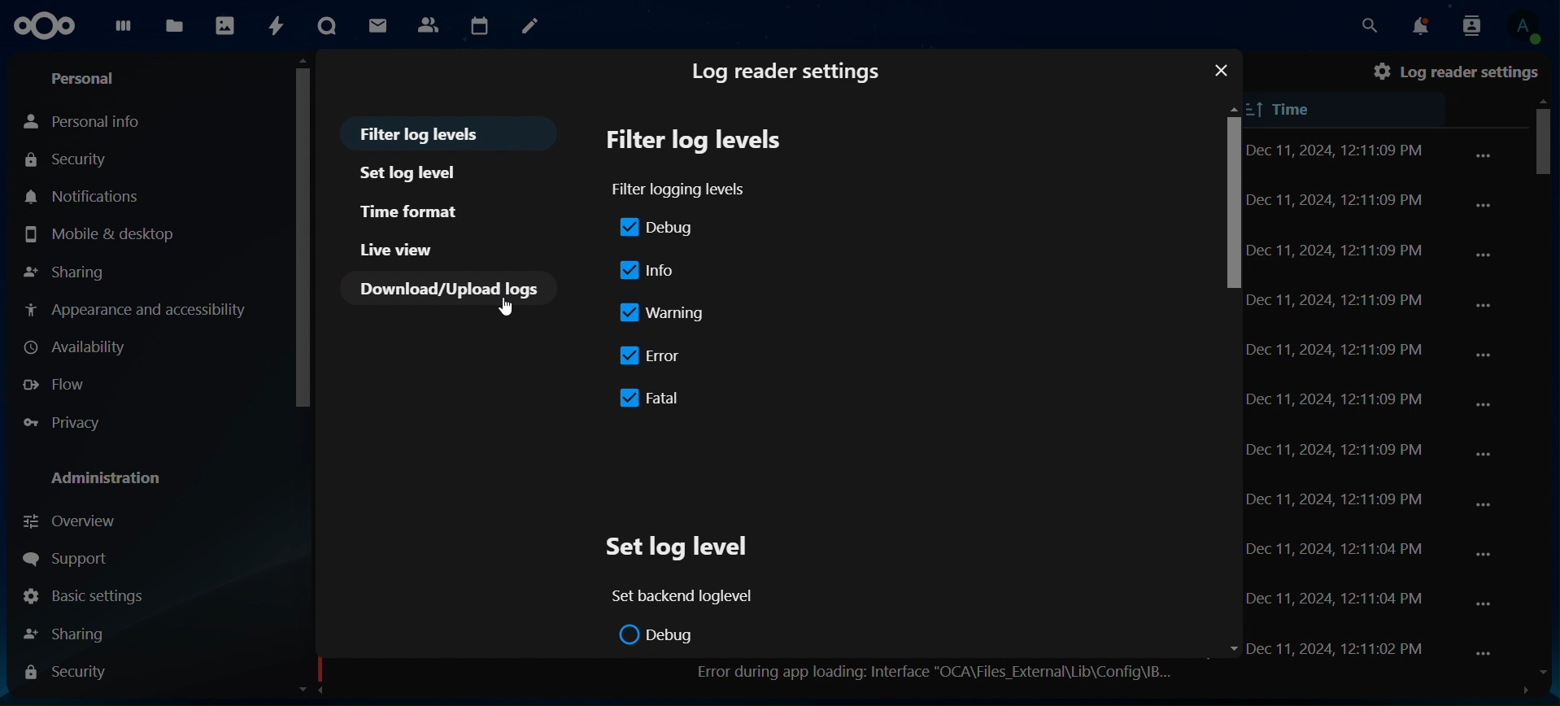 The height and width of the screenshot is (706, 1560). I want to click on talk, so click(328, 25).